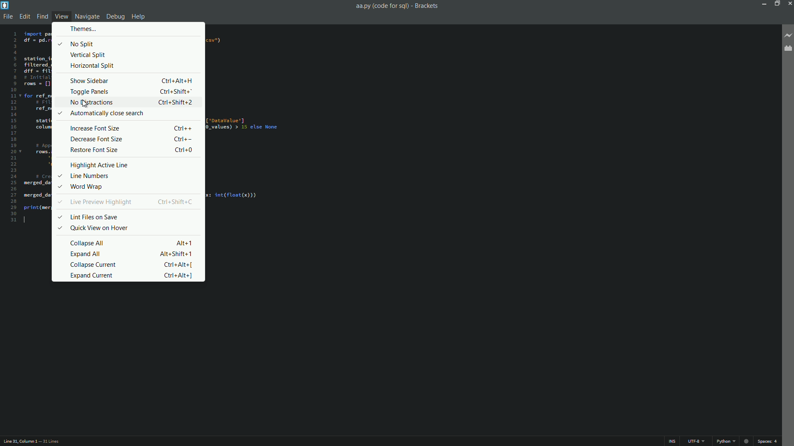 This screenshot has width=794, height=446. Describe the element at coordinates (84, 103) in the screenshot. I see `Cursor` at that location.